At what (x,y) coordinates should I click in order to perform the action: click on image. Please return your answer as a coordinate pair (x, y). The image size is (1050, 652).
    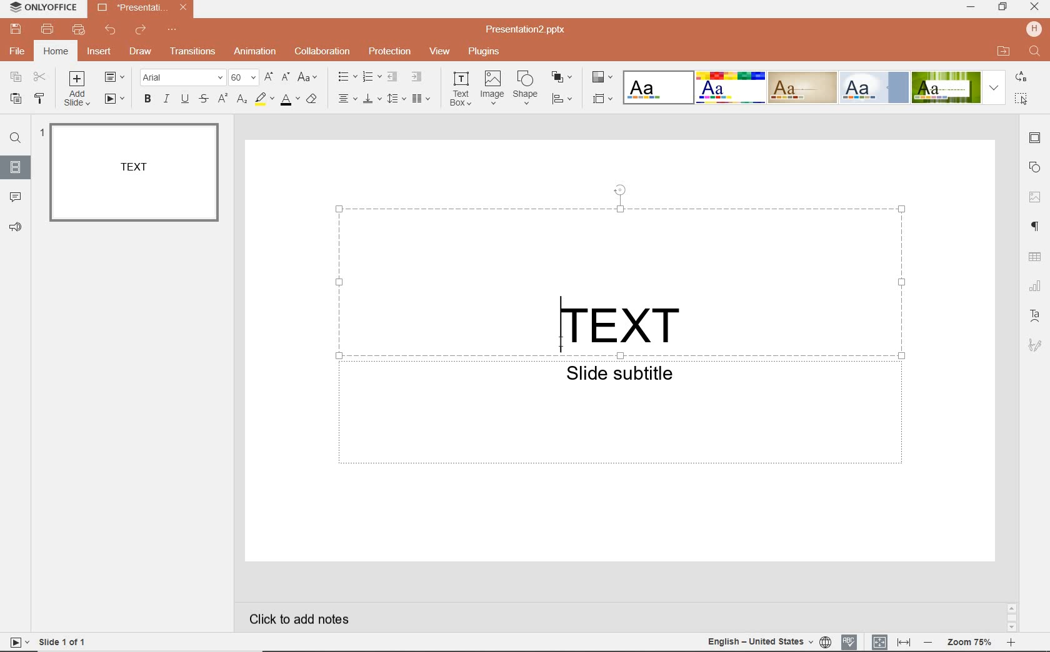
    Looking at the image, I should click on (492, 88).